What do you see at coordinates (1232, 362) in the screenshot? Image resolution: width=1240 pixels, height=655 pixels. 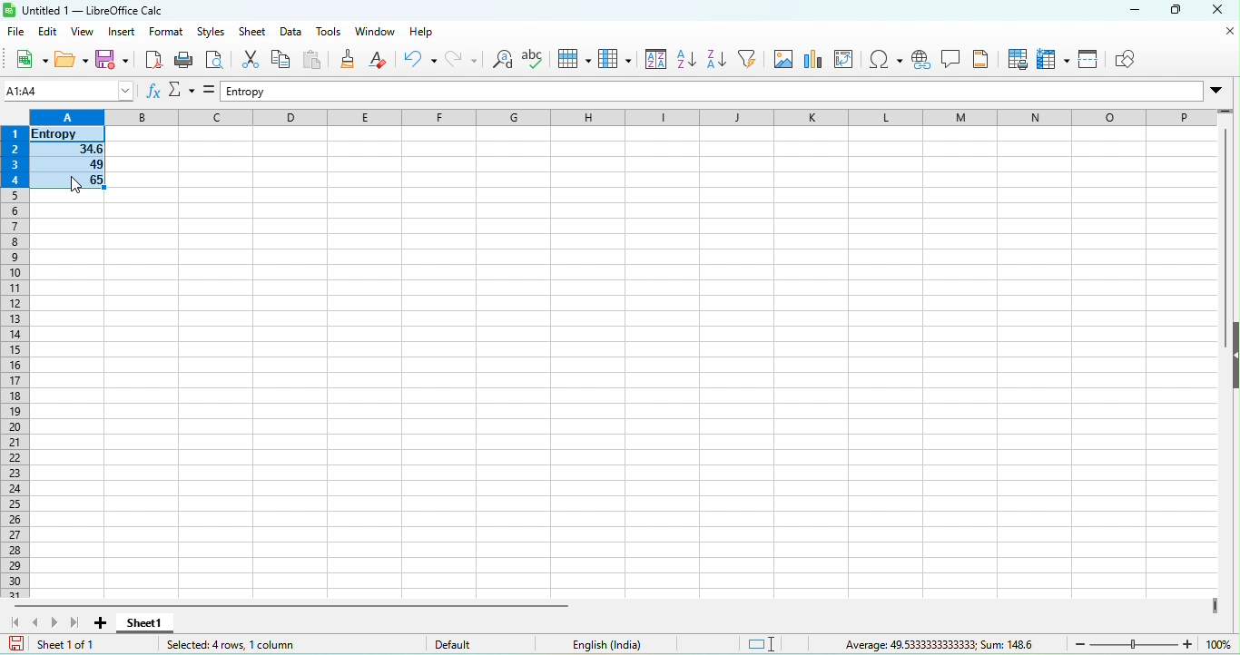 I see `height` at bounding box center [1232, 362].